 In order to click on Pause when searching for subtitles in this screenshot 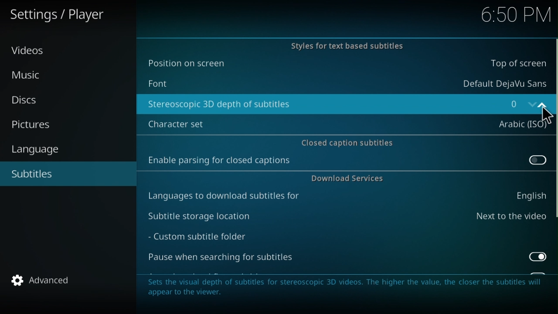, I will do `click(348, 259)`.